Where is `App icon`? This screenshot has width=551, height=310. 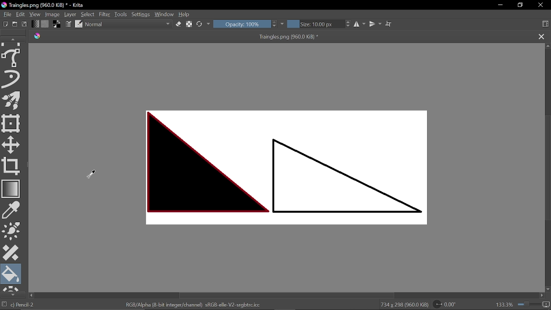 App icon is located at coordinates (4, 5).